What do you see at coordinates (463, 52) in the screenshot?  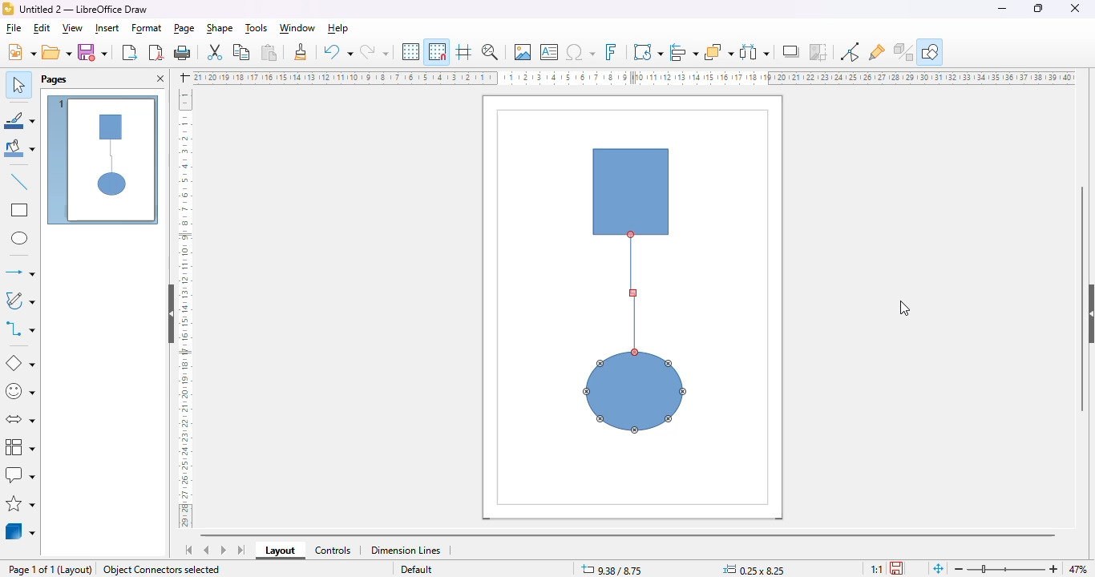 I see `helplines while moving` at bounding box center [463, 52].